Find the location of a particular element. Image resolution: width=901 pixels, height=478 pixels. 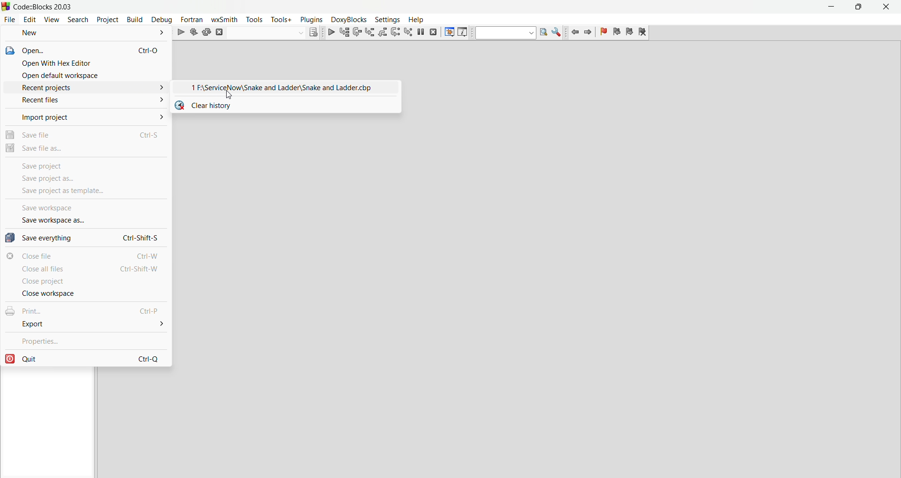

various info is located at coordinates (463, 32).